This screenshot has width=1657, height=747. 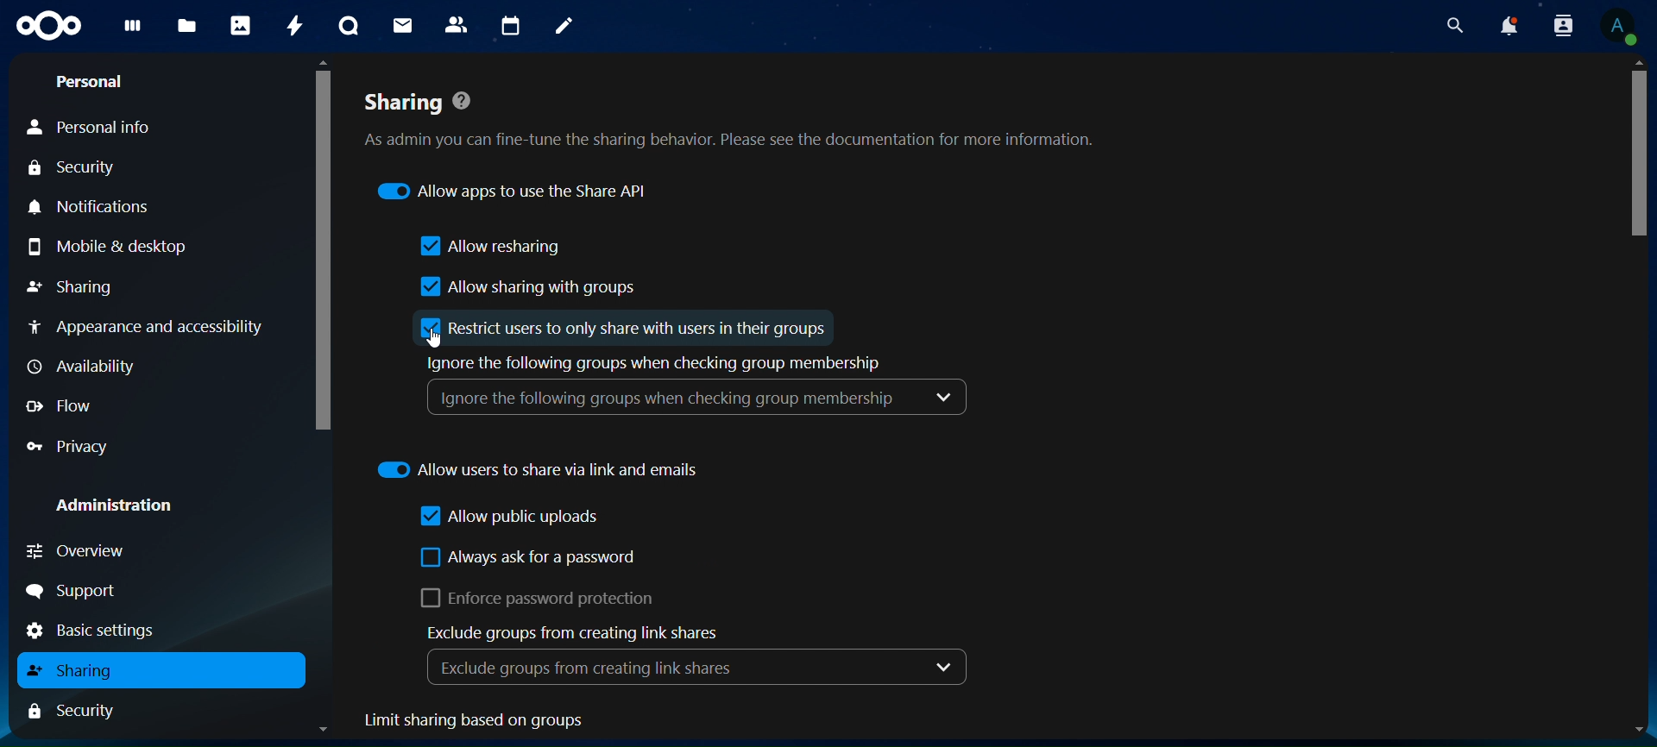 I want to click on privacy, so click(x=68, y=448).